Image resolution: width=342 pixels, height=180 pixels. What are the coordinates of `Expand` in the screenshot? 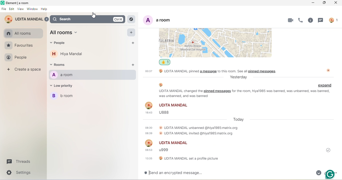 It's located at (326, 85).